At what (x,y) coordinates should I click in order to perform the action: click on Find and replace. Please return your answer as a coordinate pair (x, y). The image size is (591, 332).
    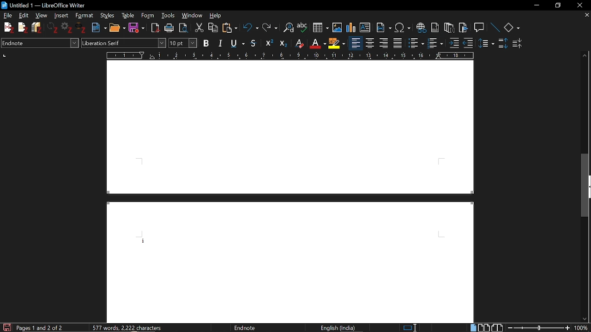
    Looking at the image, I should click on (289, 29).